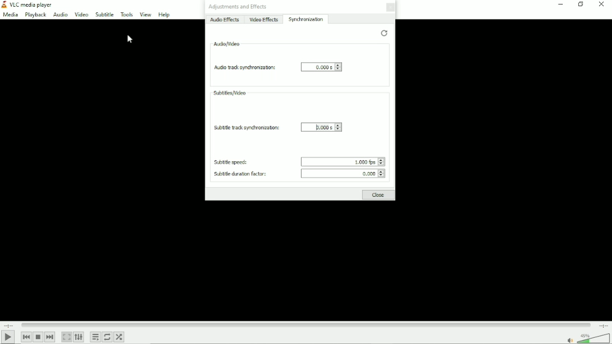 The height and width of the screenshot is (344, 612). I want to click on Toggle between loop all, loop one and no loop, so click(106, 337).